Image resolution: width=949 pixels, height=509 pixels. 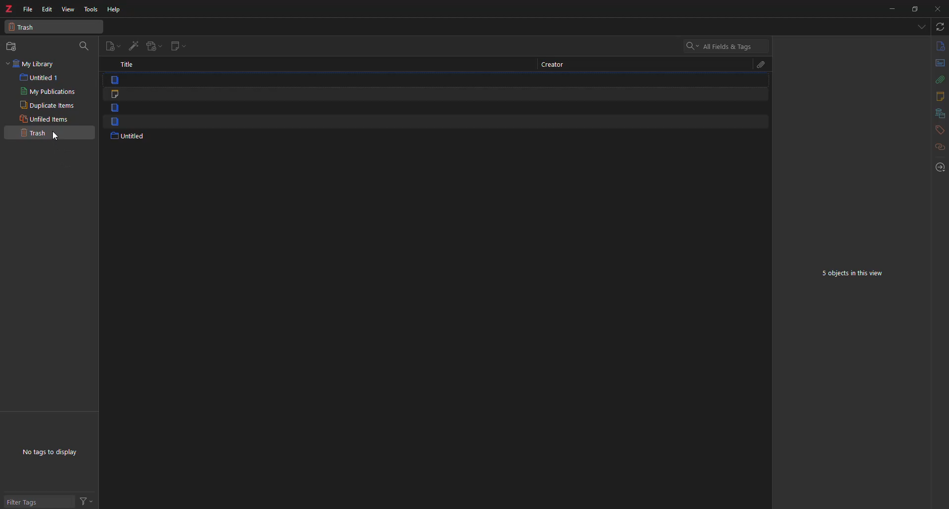 What do you see at coordinates (939, 165) in the screenshot?
I see `locate` at bounding box center [939, 165].